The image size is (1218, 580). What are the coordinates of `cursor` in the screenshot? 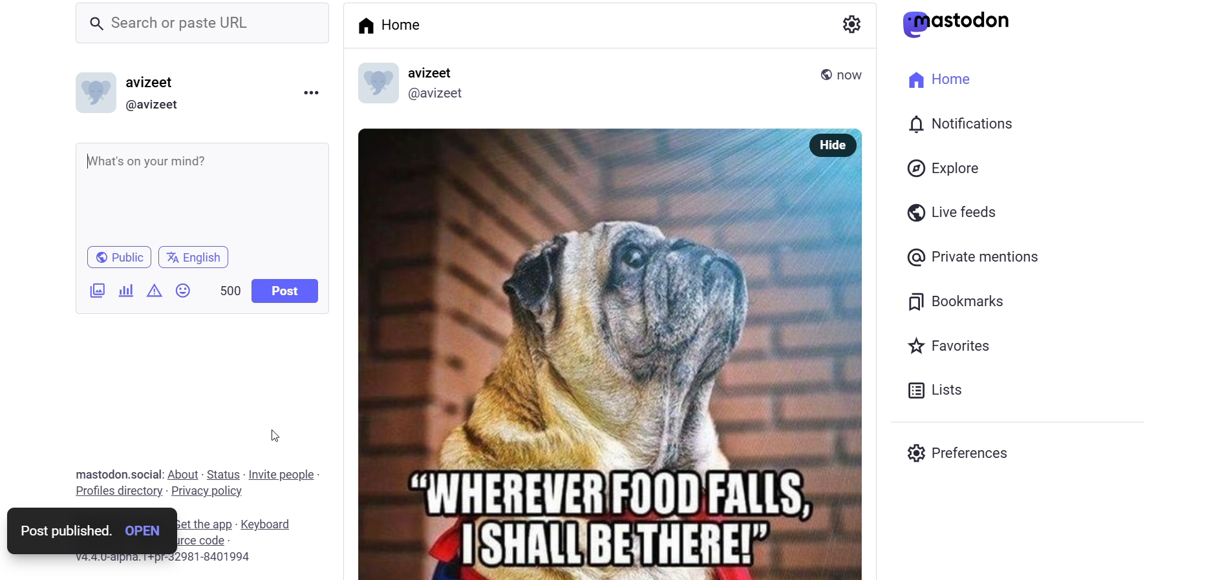 It's located at (278, 431).